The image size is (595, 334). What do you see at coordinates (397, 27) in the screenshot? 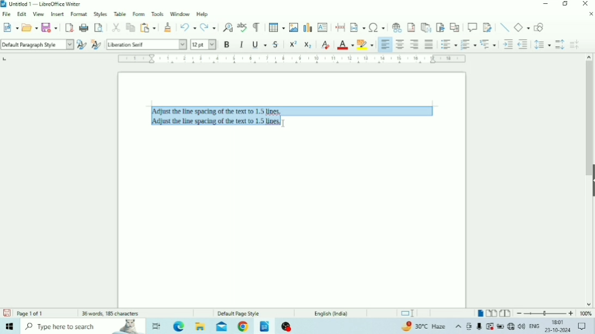
I see `Insert Hyperlink` at bounding box center [397, 27].